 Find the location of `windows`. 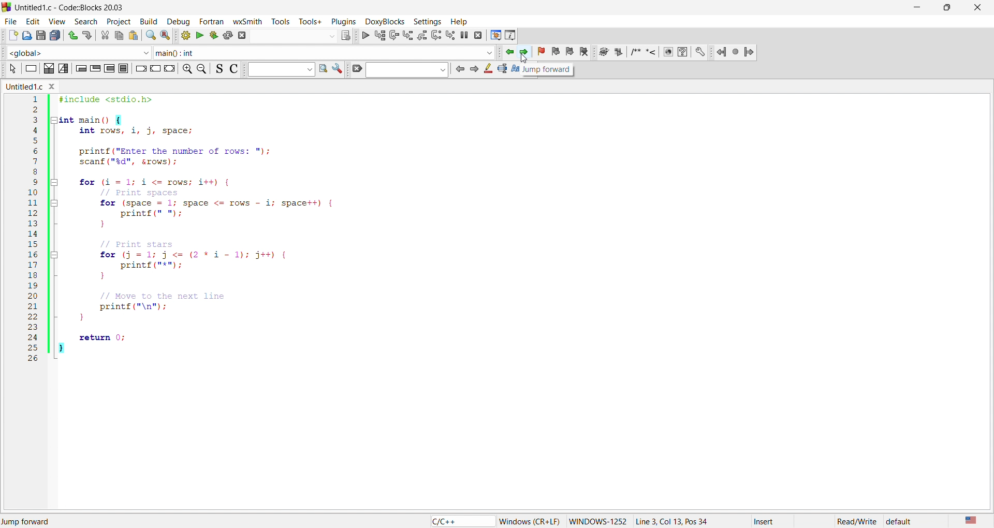

windows is located at coordinates (601, 520).